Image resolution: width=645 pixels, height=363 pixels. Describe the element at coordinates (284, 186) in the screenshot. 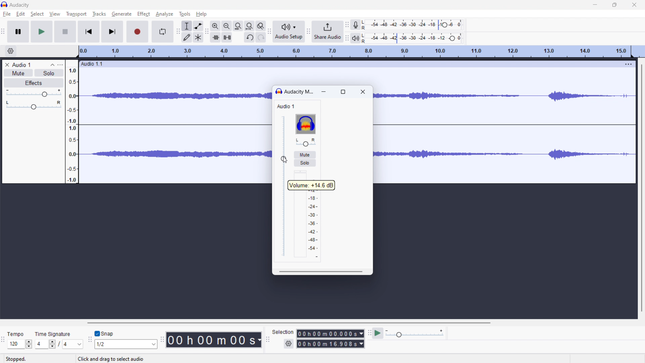

I see `slider` at that location.